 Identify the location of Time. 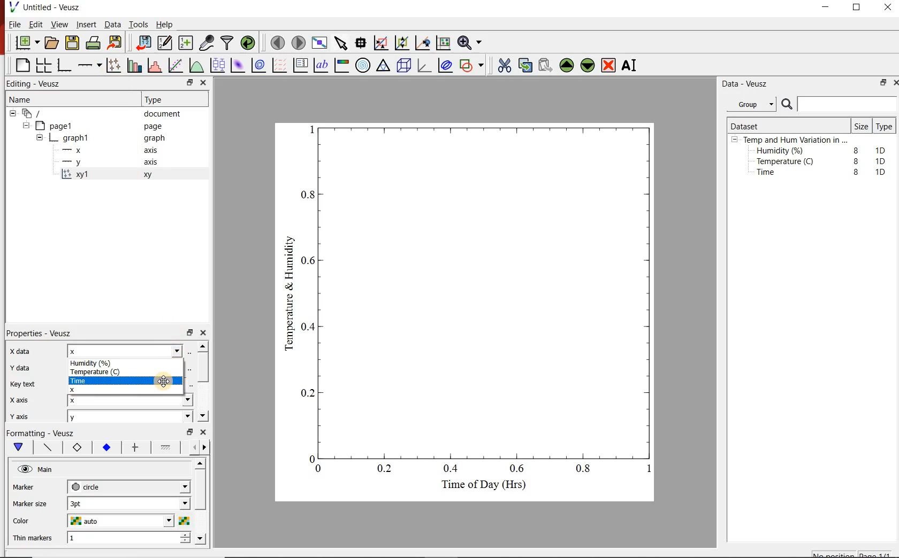
(772, 175).